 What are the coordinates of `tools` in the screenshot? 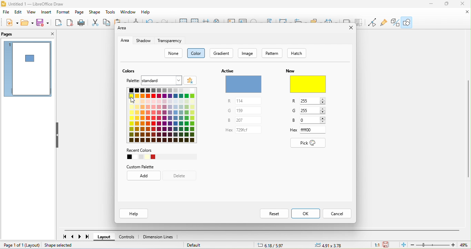 It's located at (110, 13).